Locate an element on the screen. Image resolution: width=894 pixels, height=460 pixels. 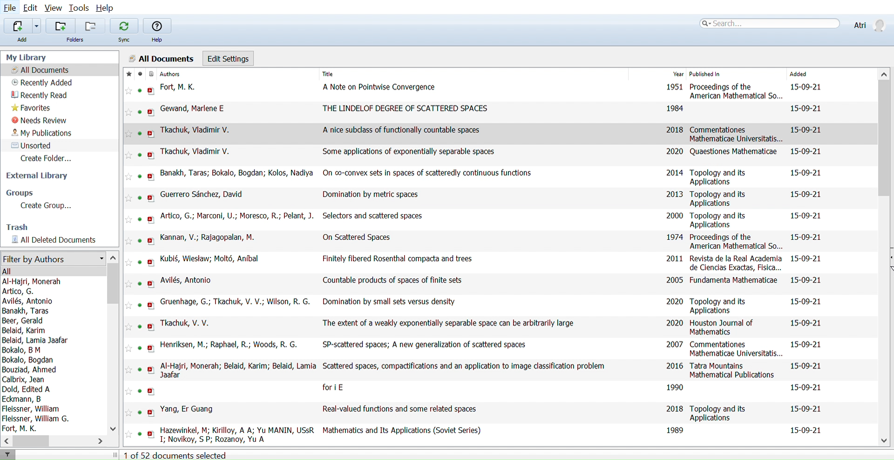
Added is located at coordinates (810, 74).